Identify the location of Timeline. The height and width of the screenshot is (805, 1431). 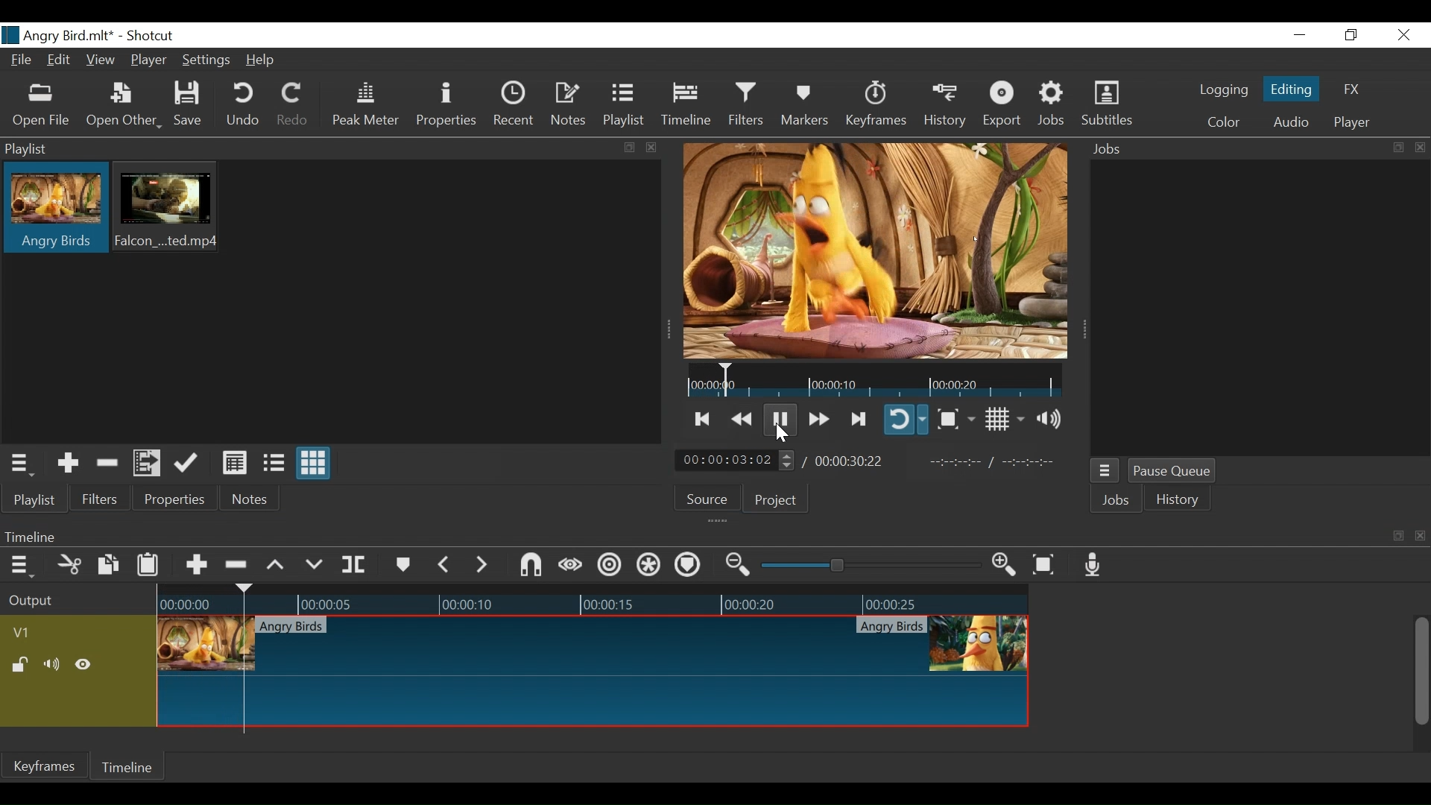
(686, 107).